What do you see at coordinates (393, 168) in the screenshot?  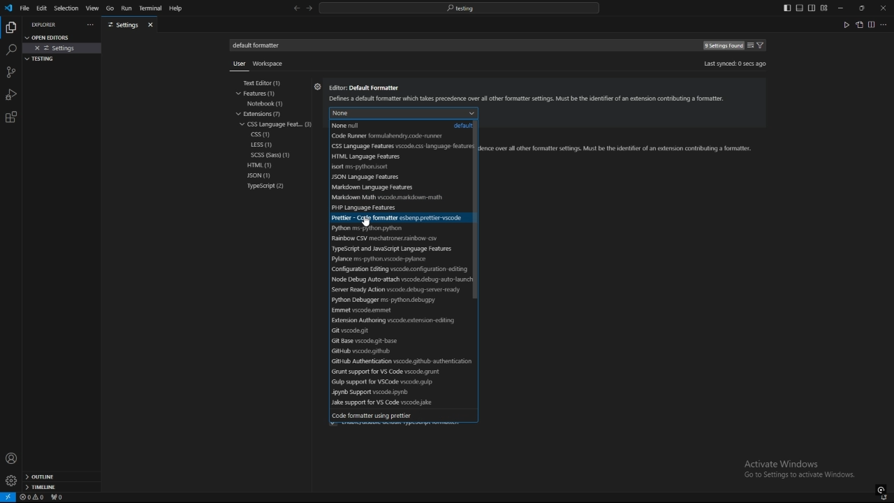 I see `isort` at bounding box center [393, 168].